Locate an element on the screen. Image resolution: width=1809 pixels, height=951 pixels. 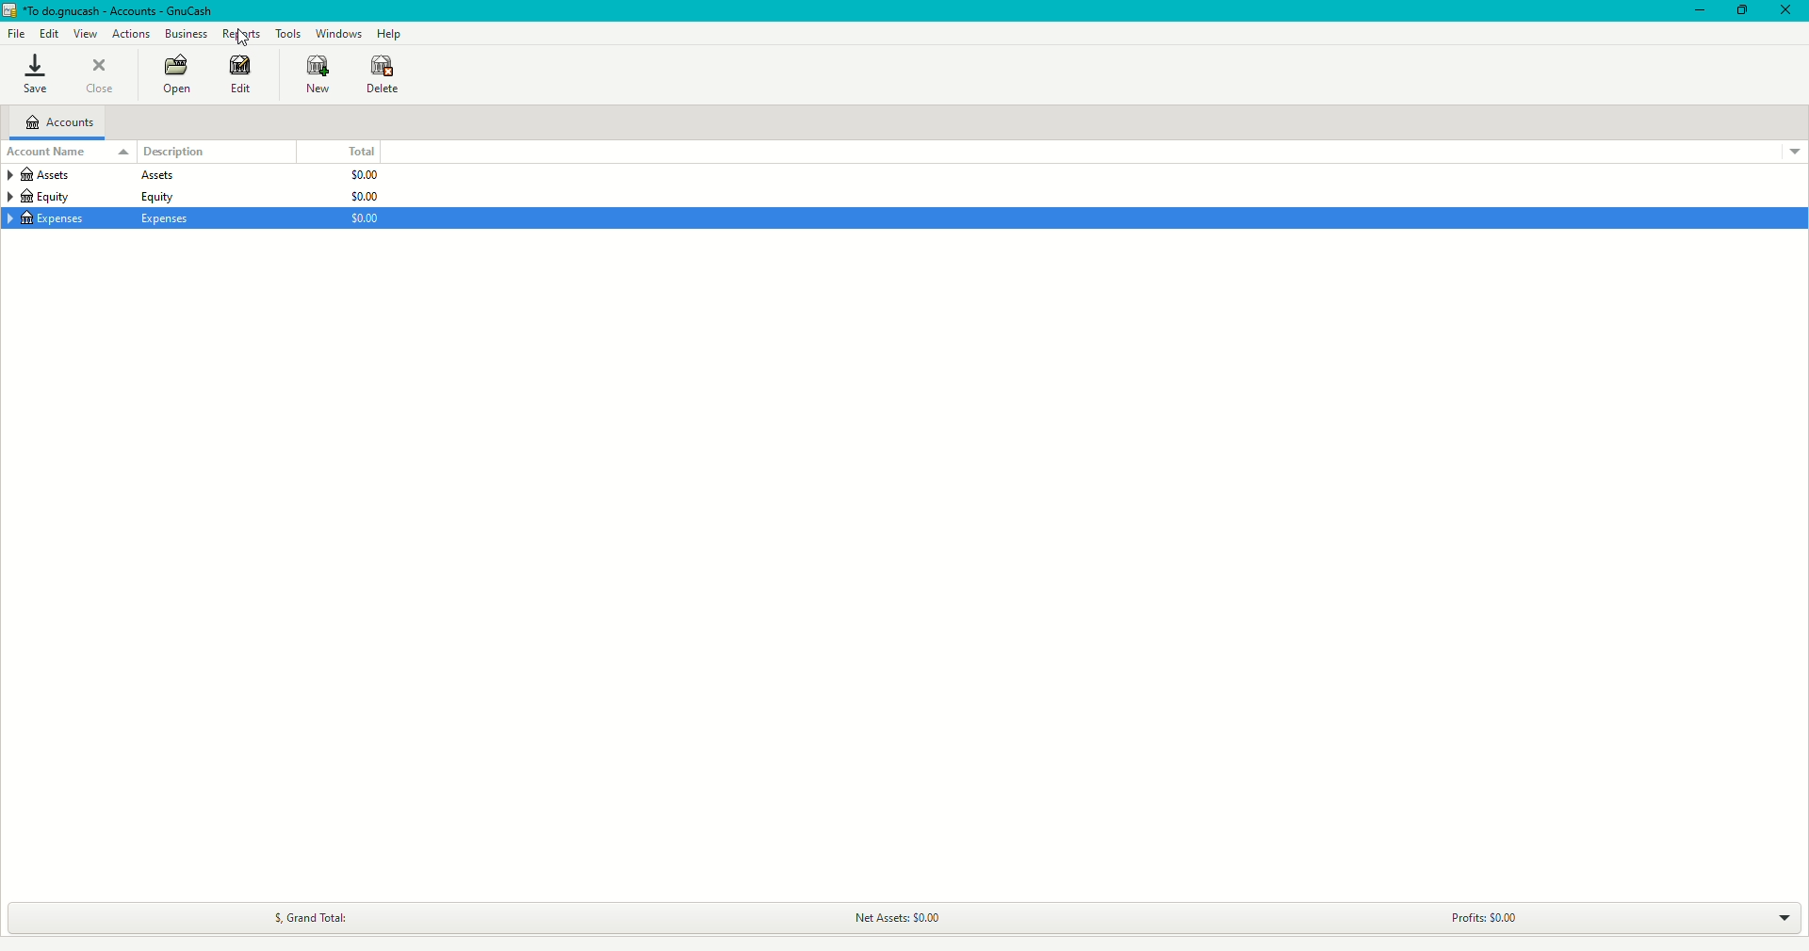
Restore is located at coordinates (1744, 9).